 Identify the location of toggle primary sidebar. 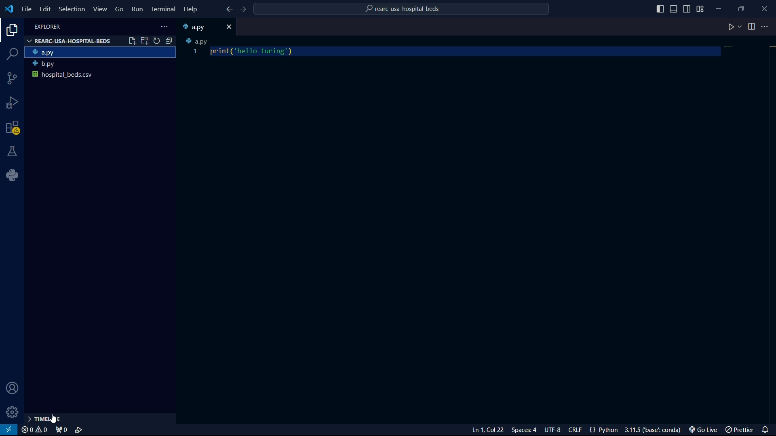
(660, 8).